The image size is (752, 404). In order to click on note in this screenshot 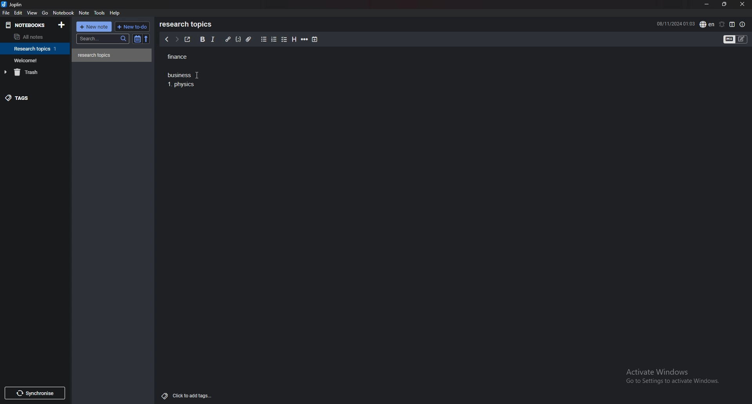, I will do `click(84, 13)`.